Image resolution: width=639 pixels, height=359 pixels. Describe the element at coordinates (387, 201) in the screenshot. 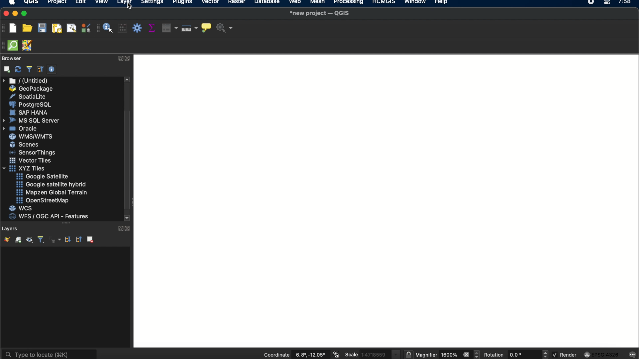

I see `Workspace` at that location.